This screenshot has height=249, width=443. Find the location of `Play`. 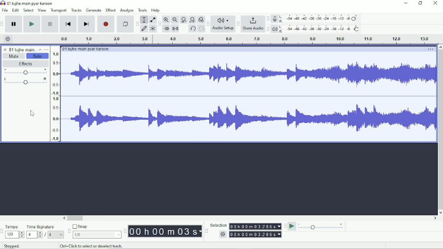

Play is located at coordinates (32, 24).